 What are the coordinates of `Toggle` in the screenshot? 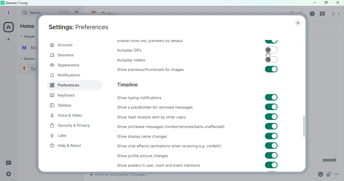 It's located at (271, 137).